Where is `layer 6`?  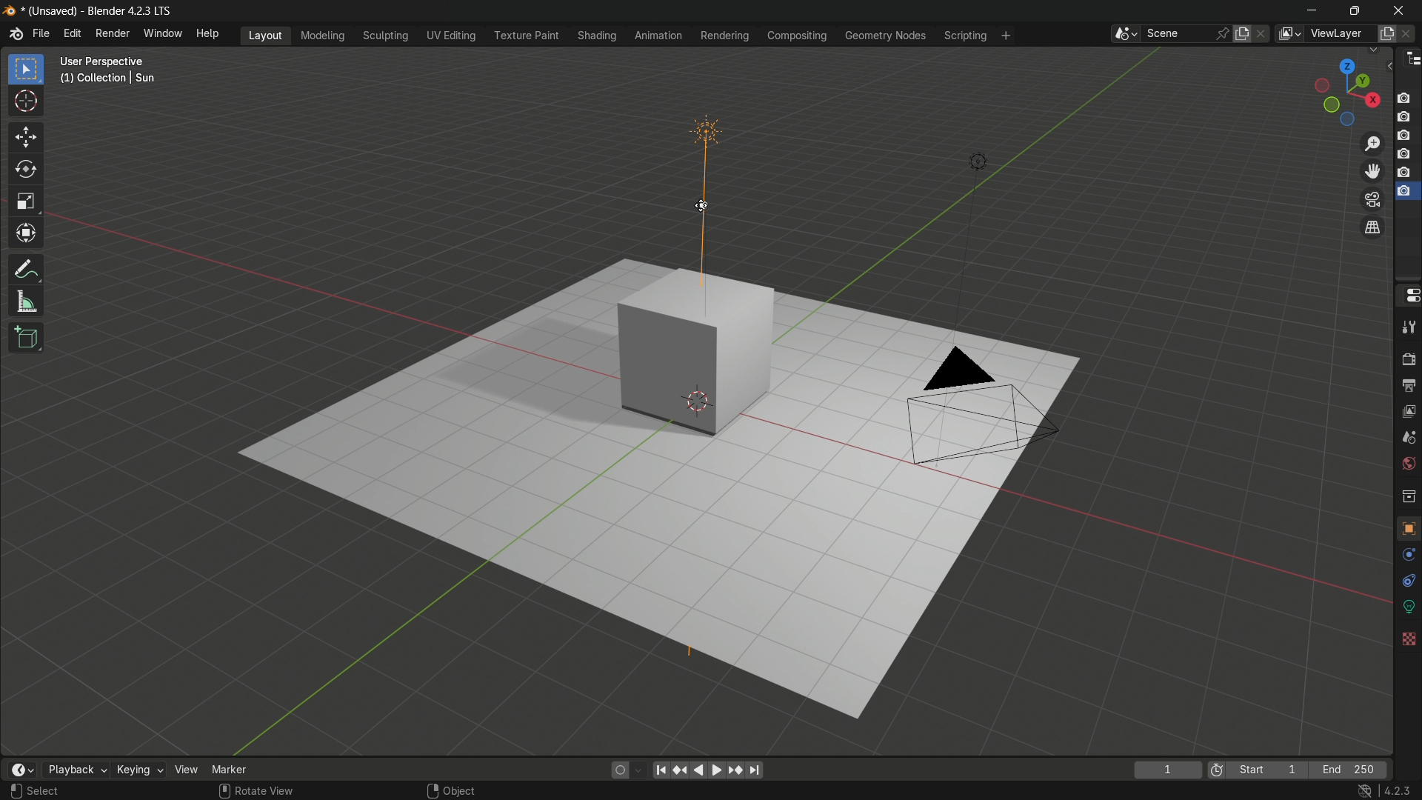 layer 6 is located at coordinates (1403, 192).